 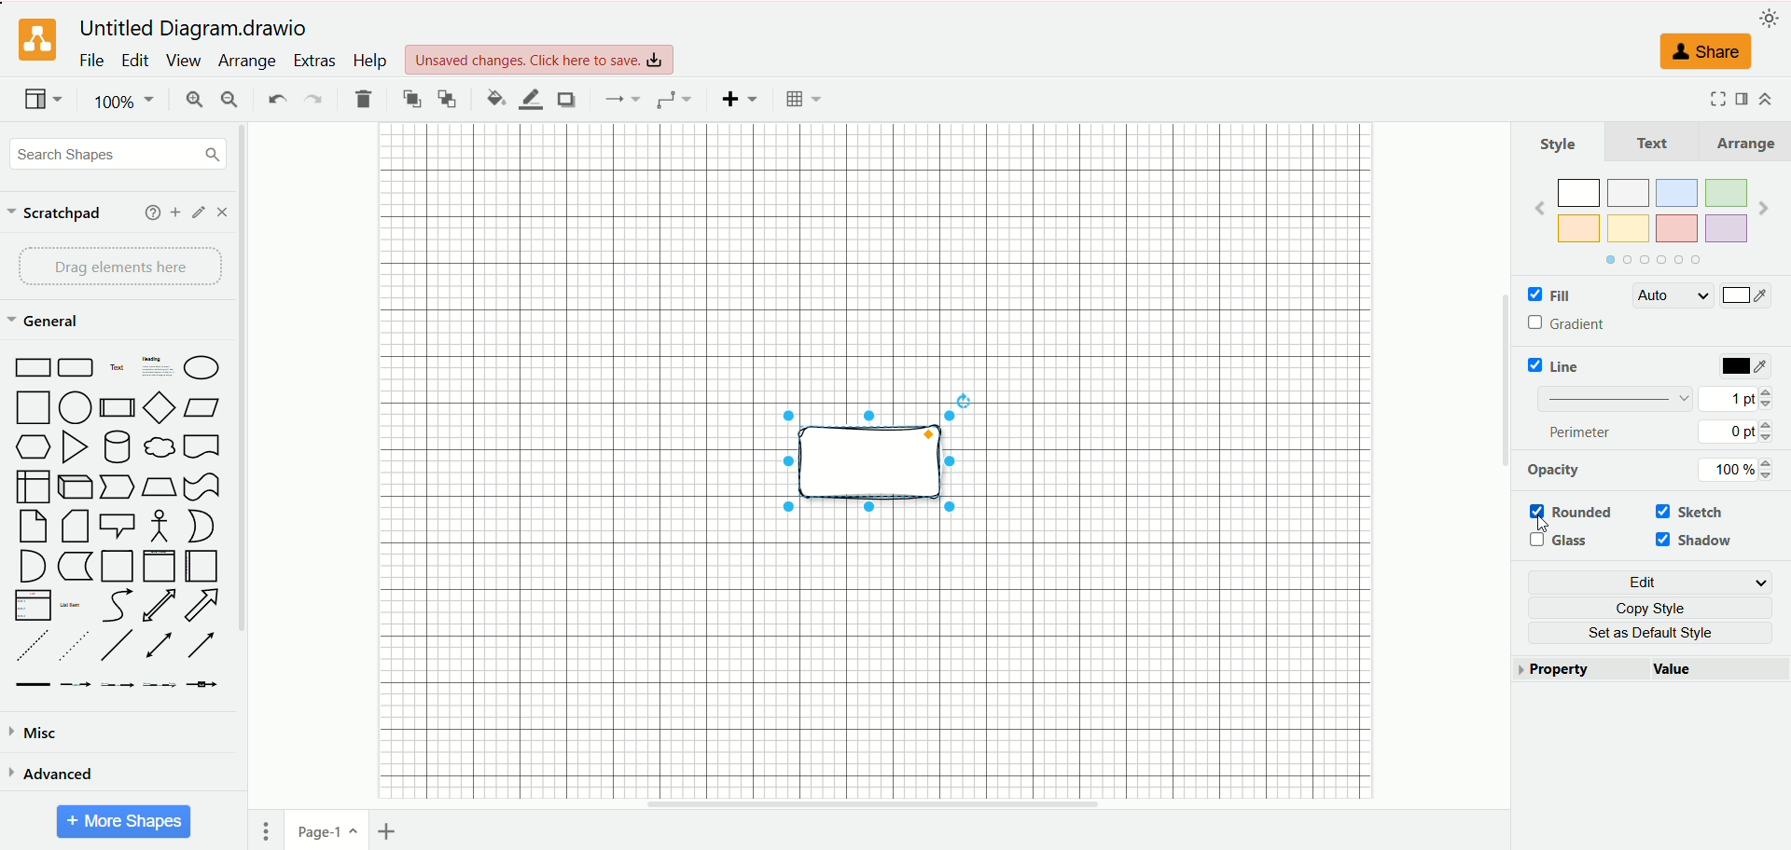 I want to click on pattern, so click(x=1616, y=397).